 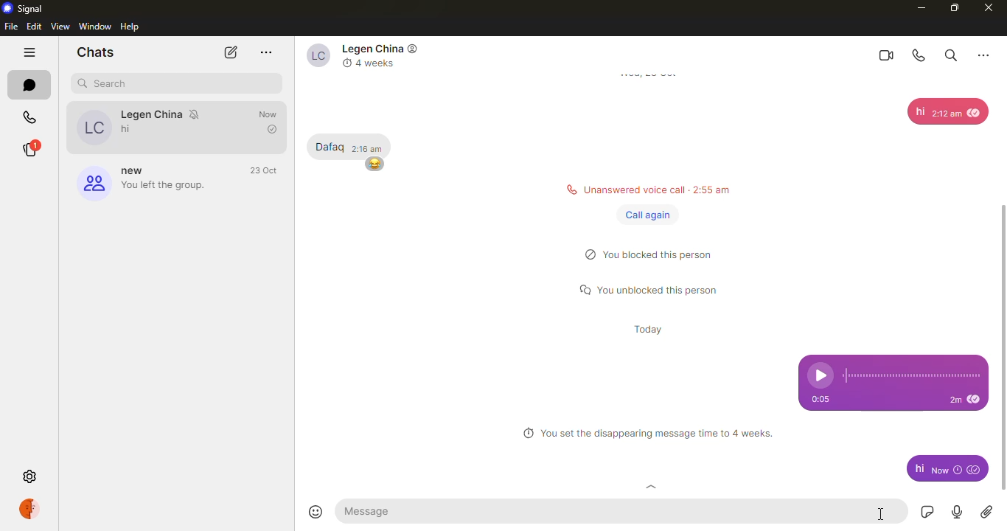 What do you see at coordinates (652, 488) in the screenshot?
I see `expand` at bounding box center [652, 488].